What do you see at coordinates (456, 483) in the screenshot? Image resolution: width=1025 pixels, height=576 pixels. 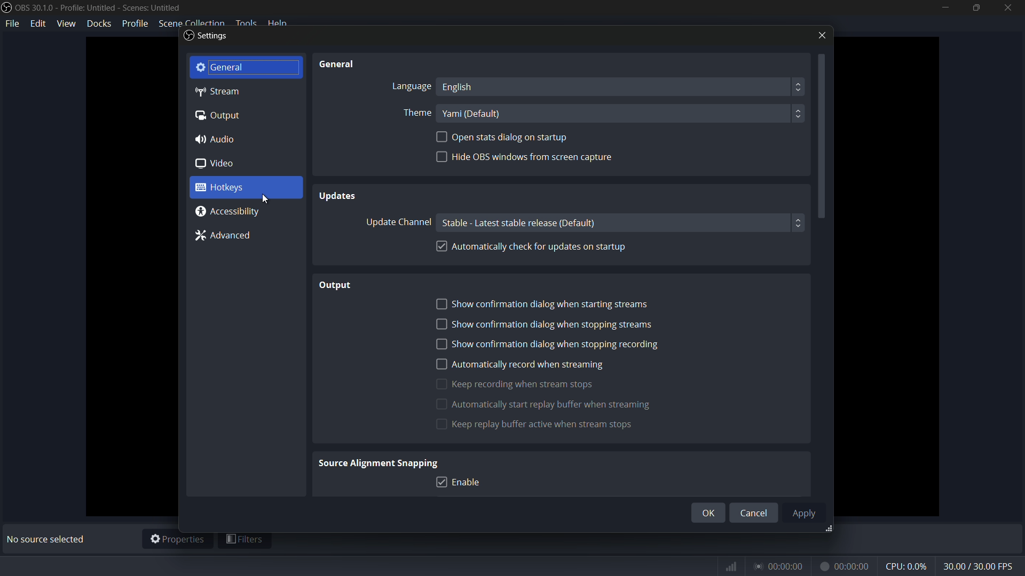 I see `enable` at bounding box center [456, 483].